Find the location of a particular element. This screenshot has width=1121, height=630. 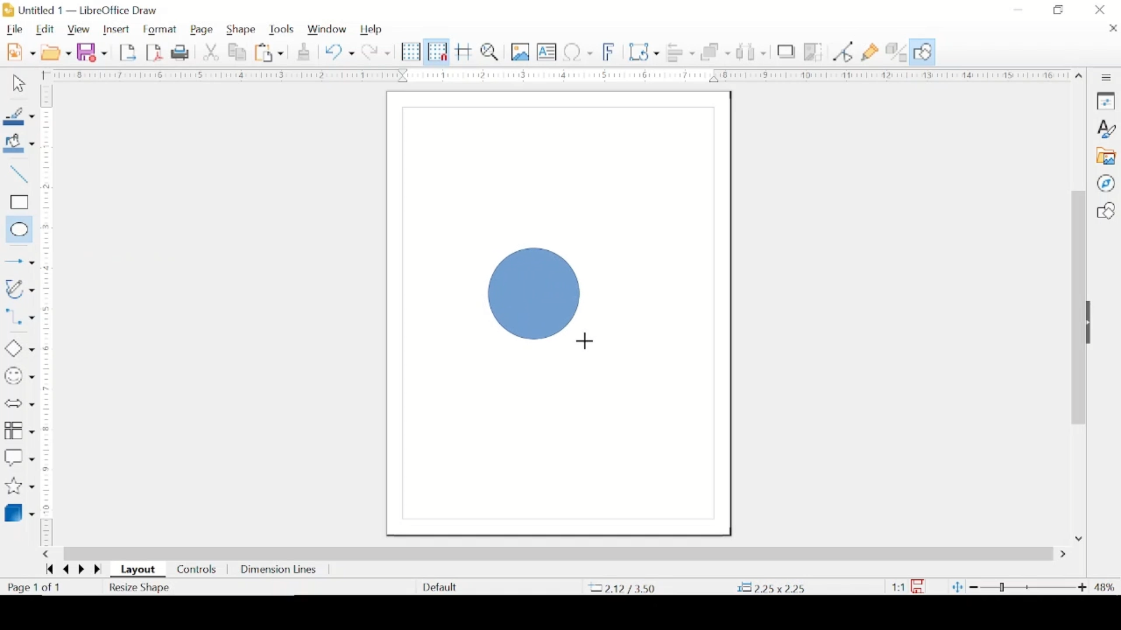

export directly as pdf is located at coordinates (155, 52).